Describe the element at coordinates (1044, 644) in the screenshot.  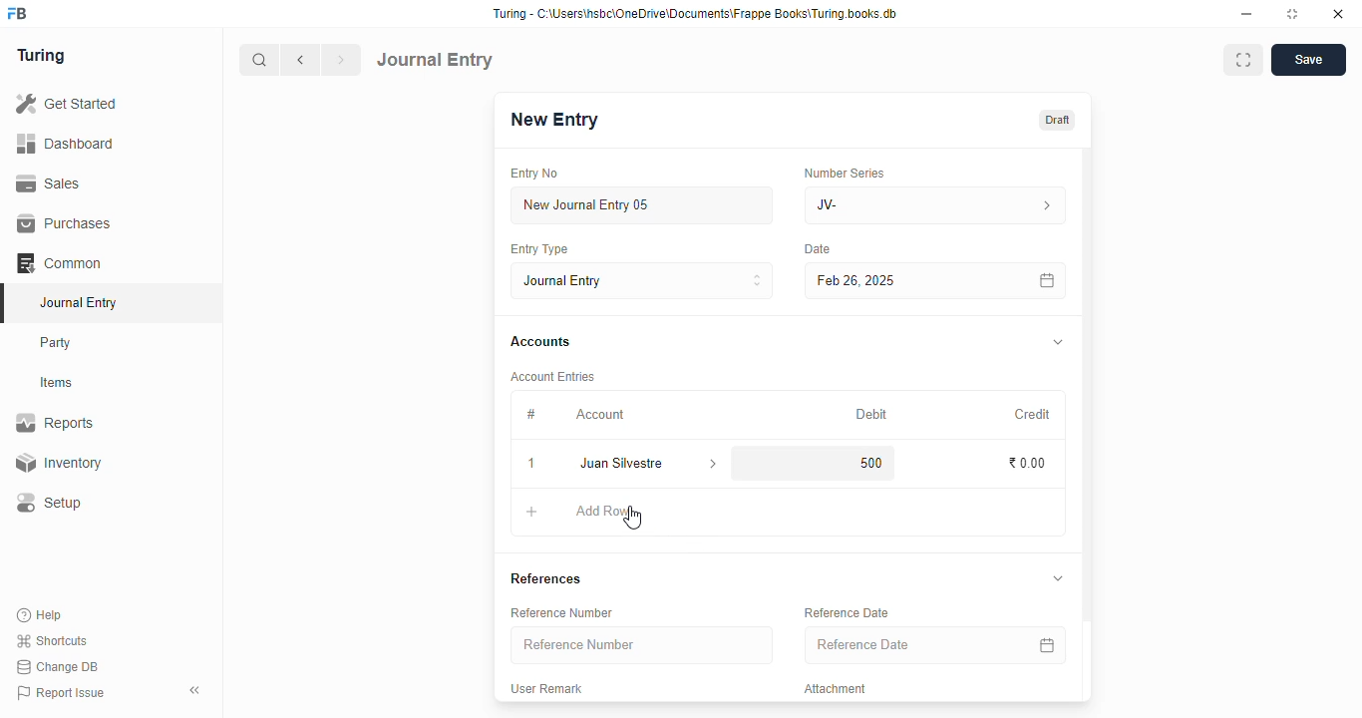
I see `calendar icon` at that location.